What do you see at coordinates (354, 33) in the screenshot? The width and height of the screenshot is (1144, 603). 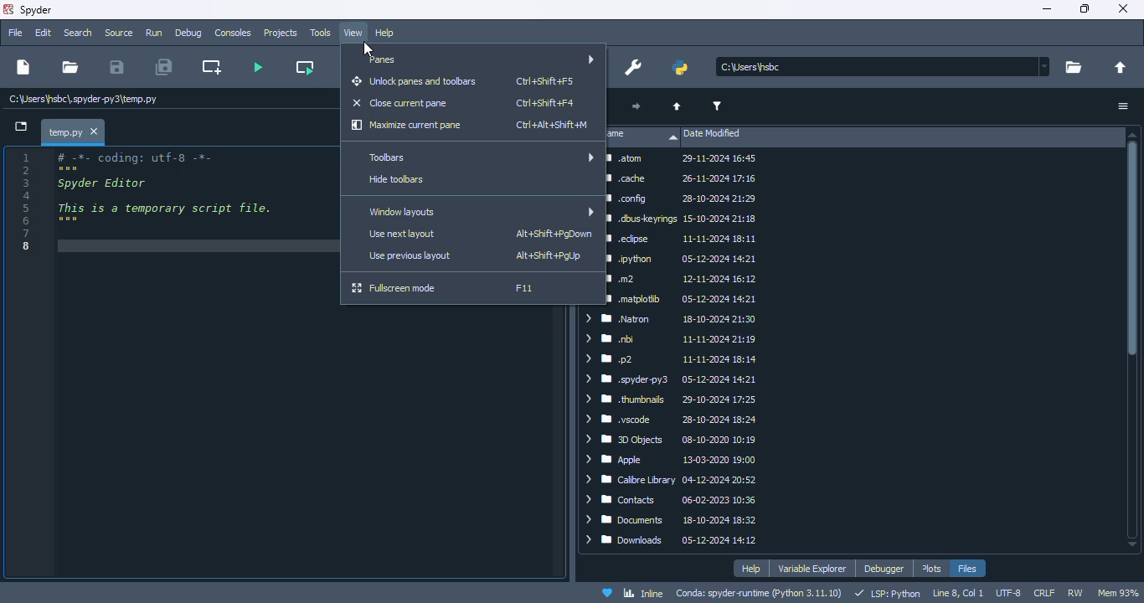 I see `view` at bounding box center [354, 33].